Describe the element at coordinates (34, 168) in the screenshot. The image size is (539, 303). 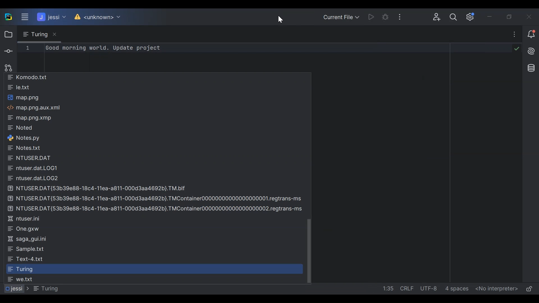
I see `ntuser.dat.LOG1` at that location.